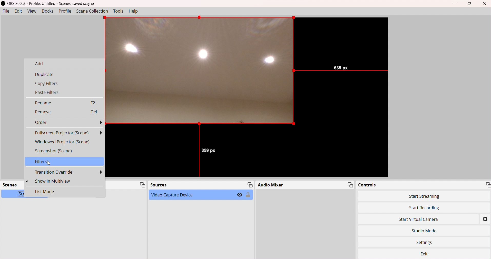 The height and width of the screenshot is (259, 491). I want to click on Windowed Projector (Scene), so click(61, 142).